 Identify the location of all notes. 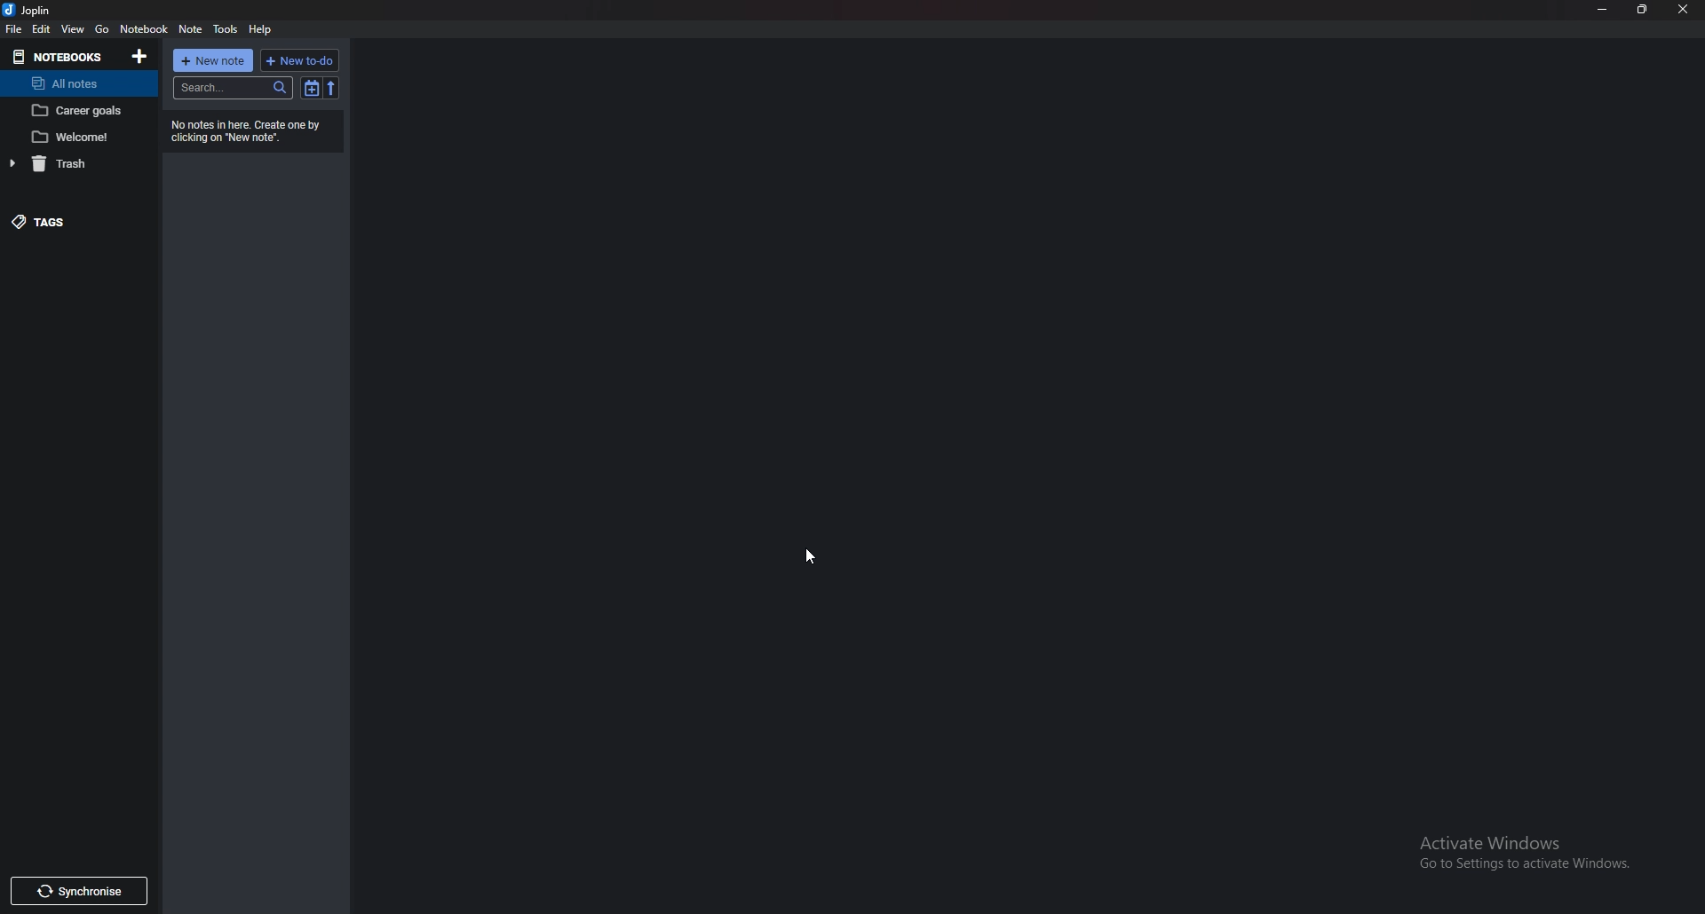
(74, 83).